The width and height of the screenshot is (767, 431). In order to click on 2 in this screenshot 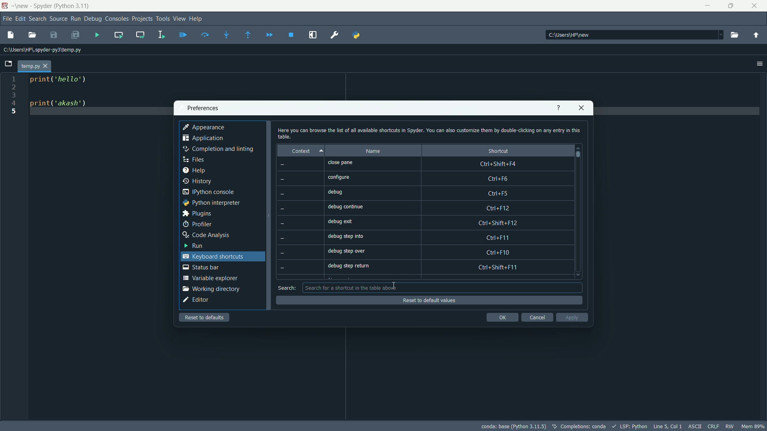, I will do `click(13, 87)`.